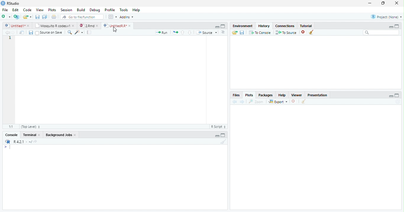  Describe the element at coordinates (311, 33) in the screenshot. I see `Clear Console` at that location.